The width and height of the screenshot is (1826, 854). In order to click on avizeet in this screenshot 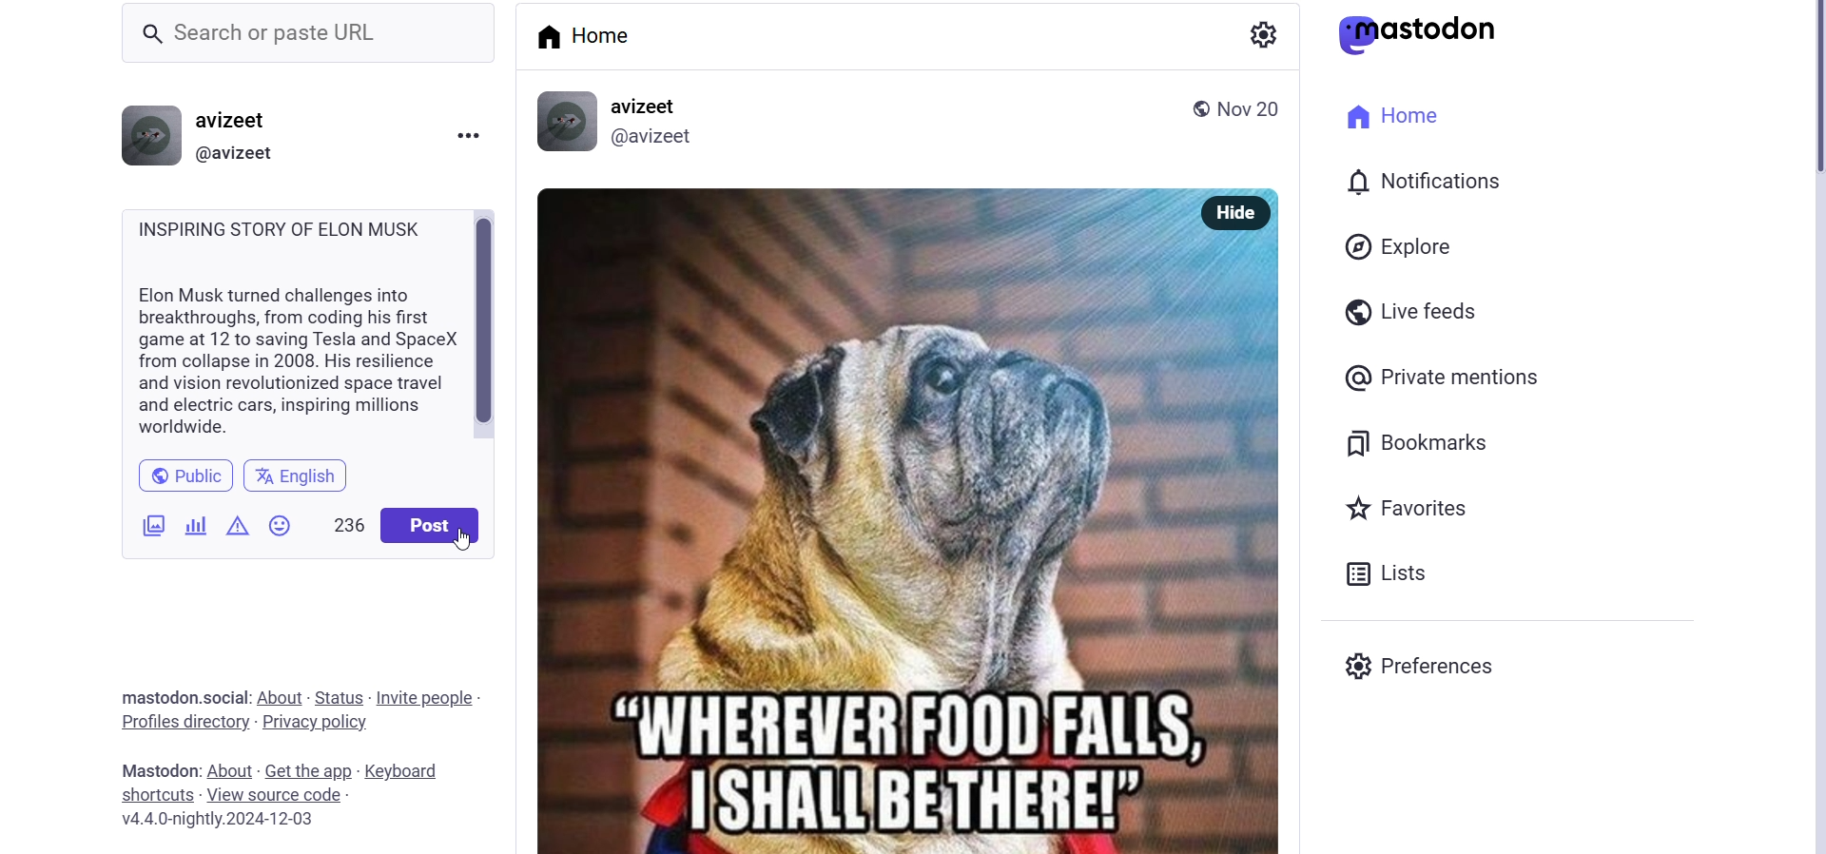, I will do `click(650, 107)`.